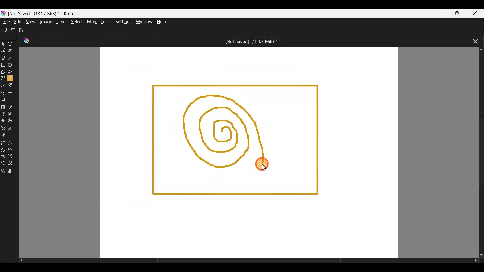 The image size is (484, 272). Describe the element at coordinates (230, 130) in the screenshot. I see `Spiral shape being drawn on canvas` at that location.